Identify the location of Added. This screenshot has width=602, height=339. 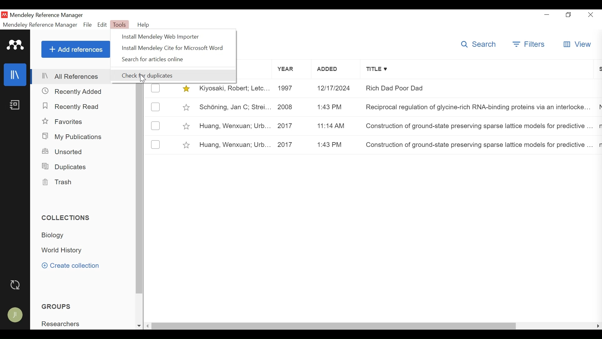
(334, 69).